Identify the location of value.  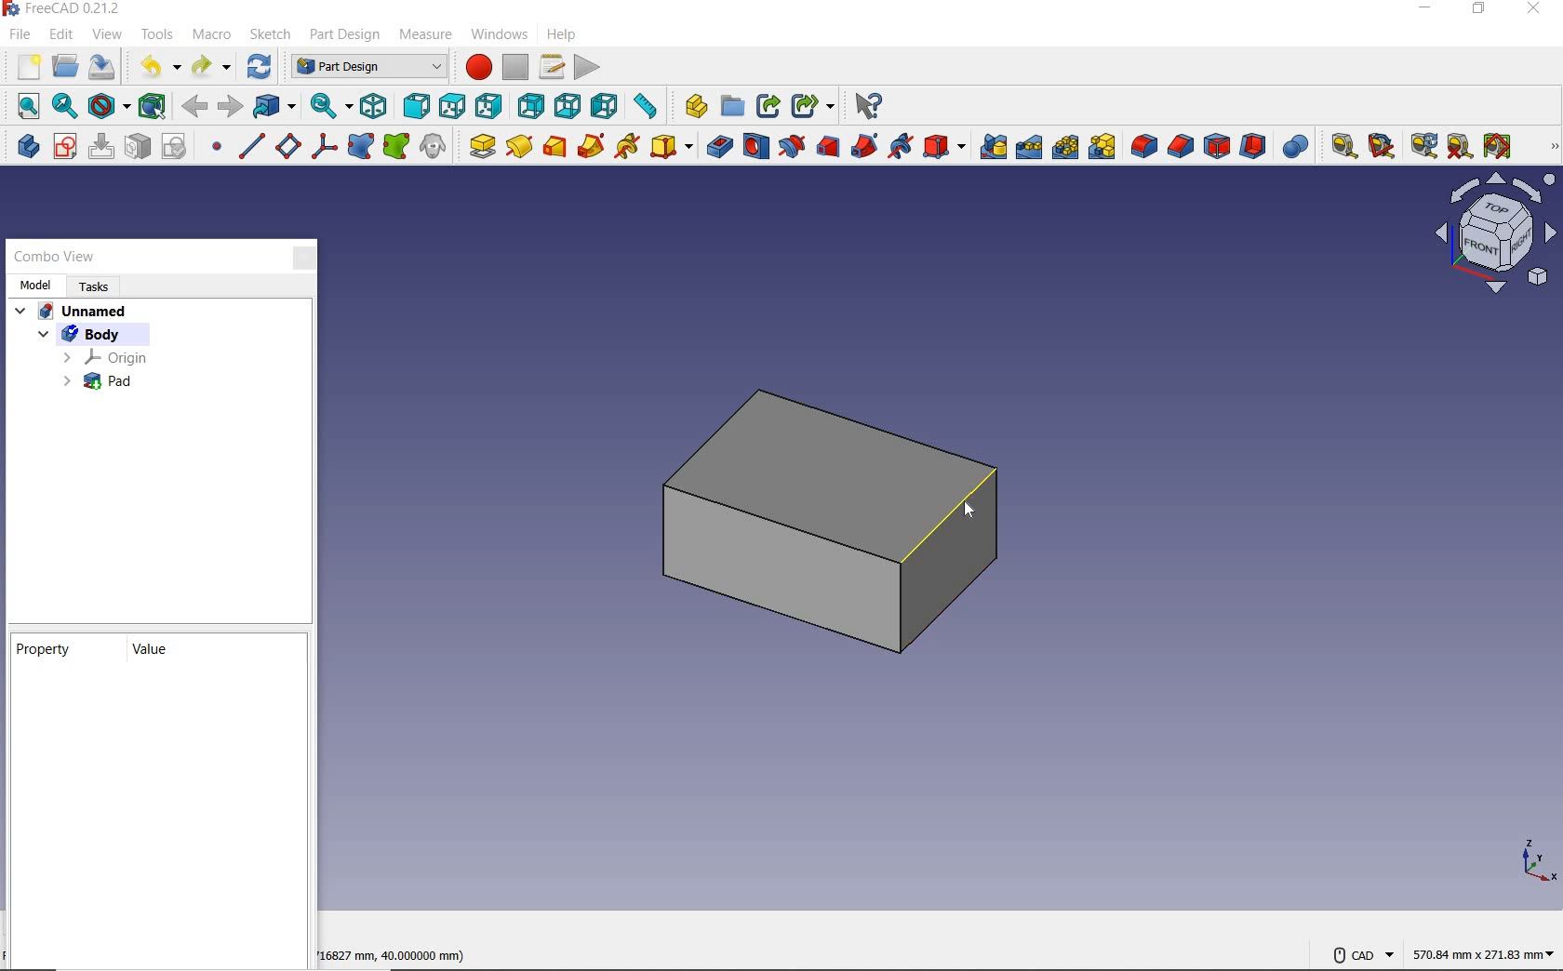
(152, 653).